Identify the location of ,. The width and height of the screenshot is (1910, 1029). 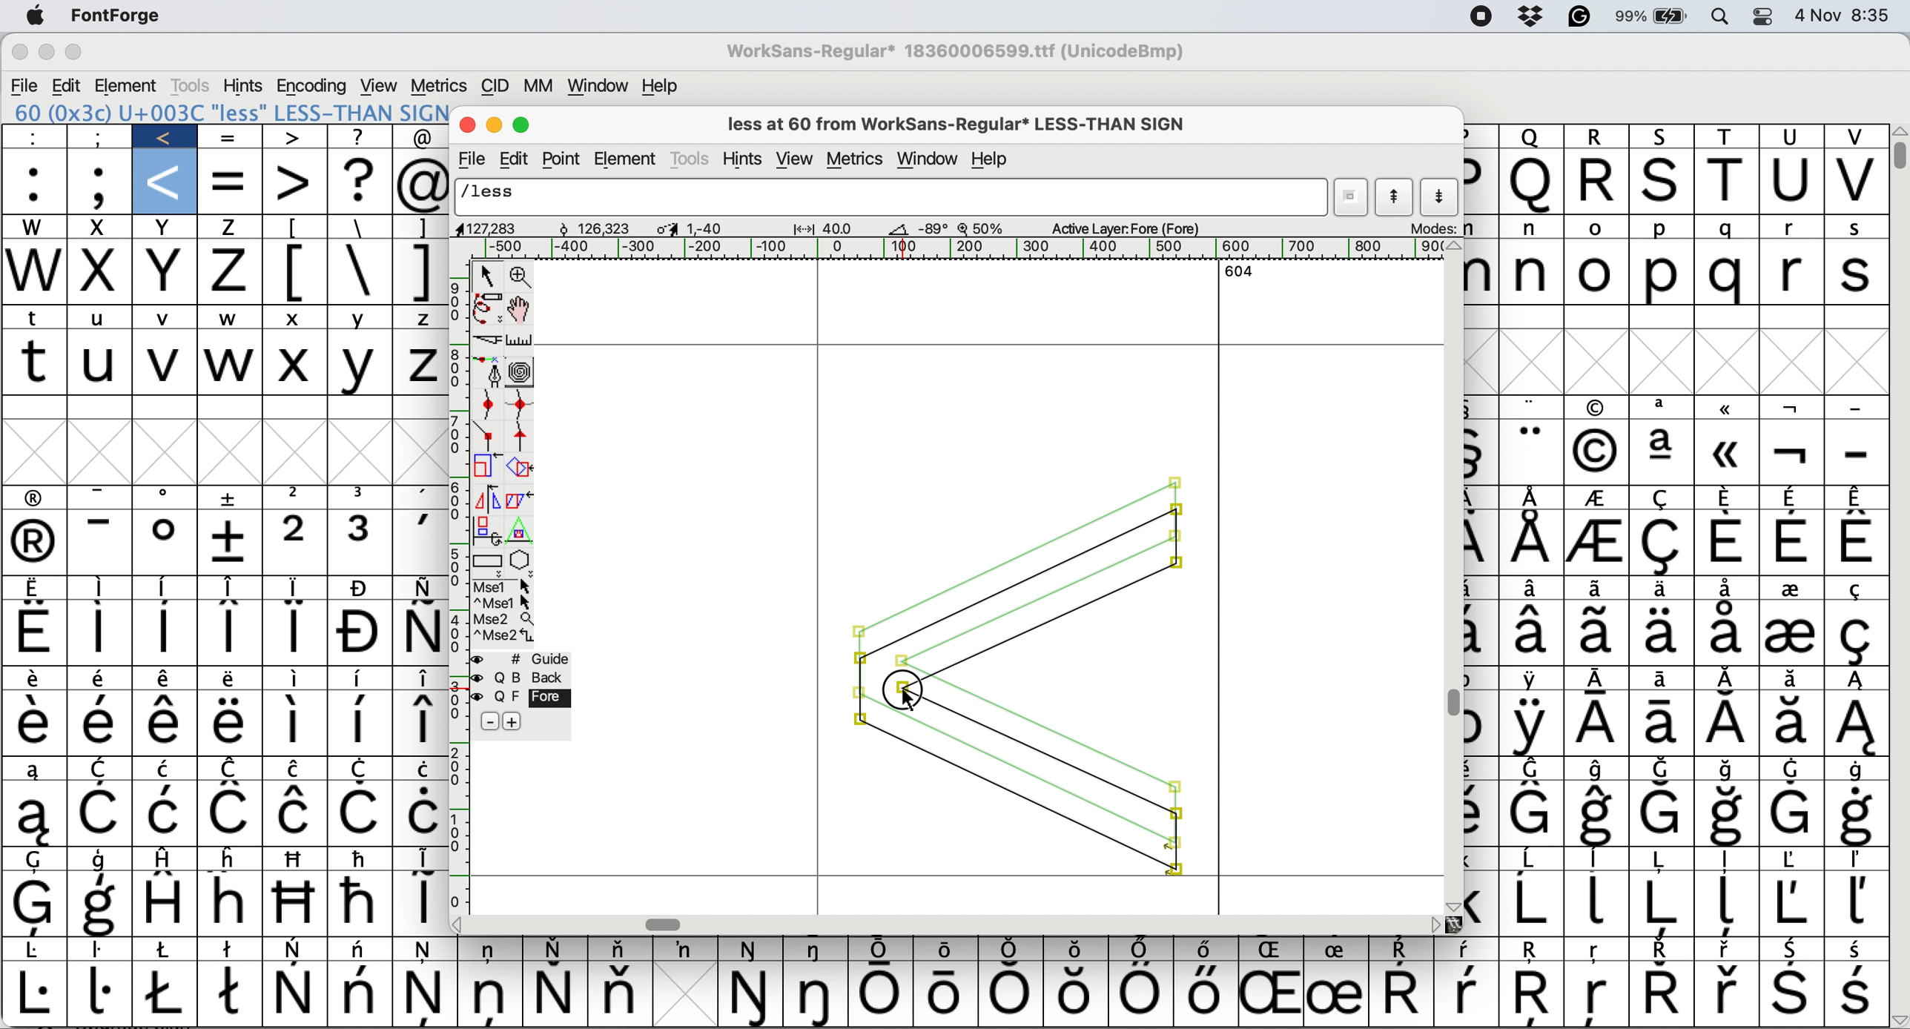
(416, 540).